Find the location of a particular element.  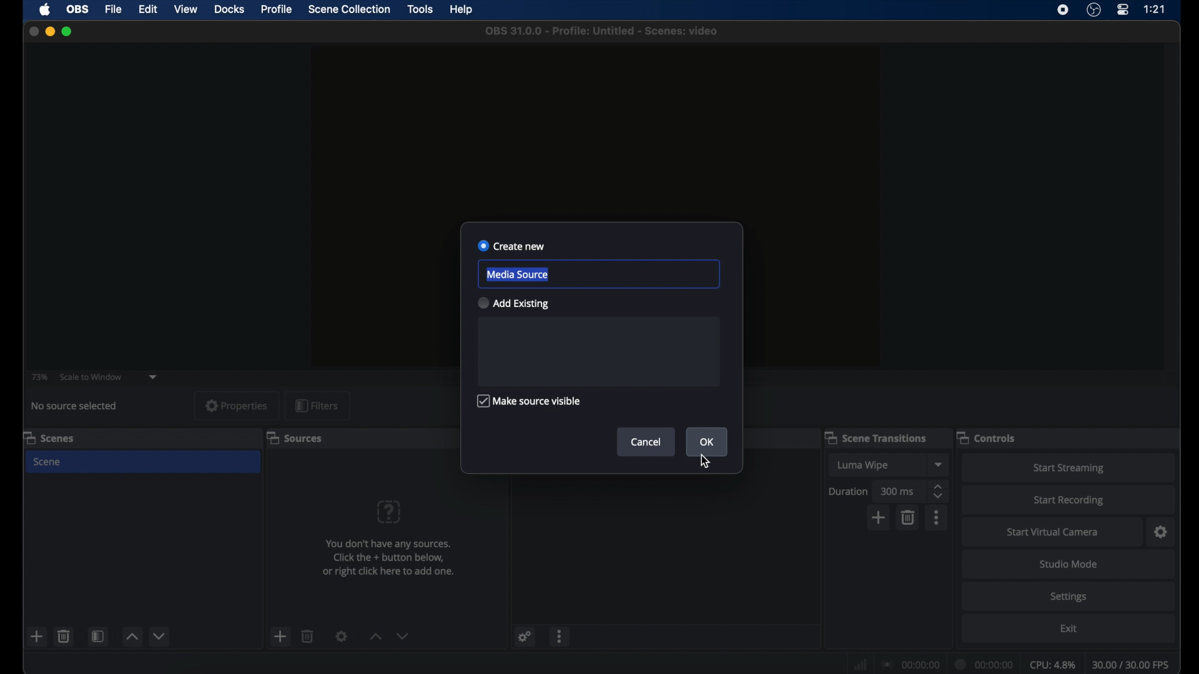

mediasource is located at coordinates (517, 273).